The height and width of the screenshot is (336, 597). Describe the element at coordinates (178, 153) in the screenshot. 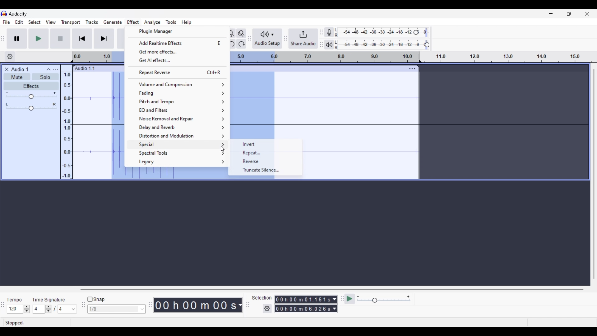

I see `Spectral tool options` at that location.